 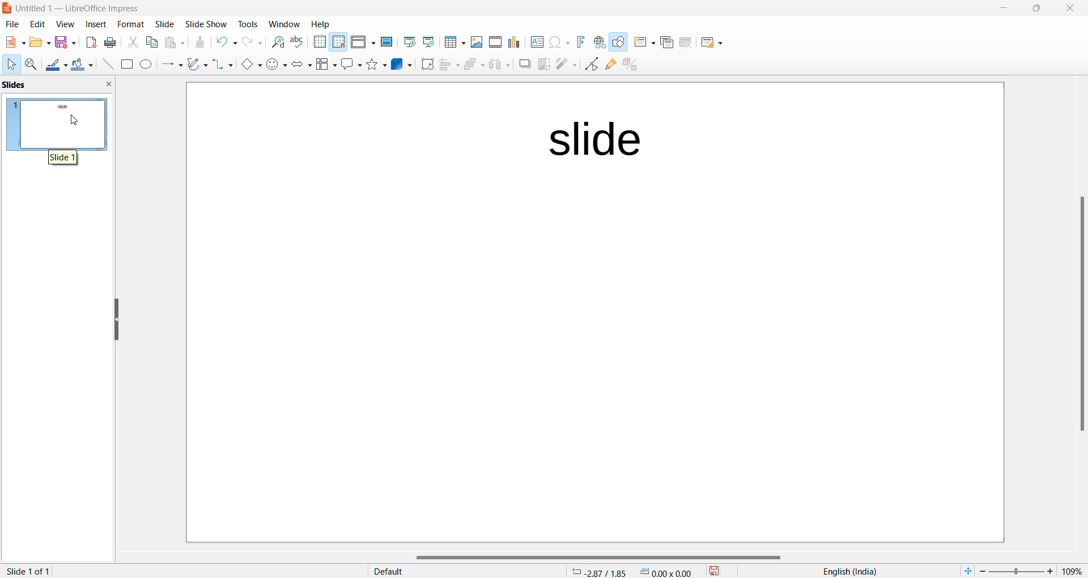 I want to click on Show draw function, so click(x=618, y=43).